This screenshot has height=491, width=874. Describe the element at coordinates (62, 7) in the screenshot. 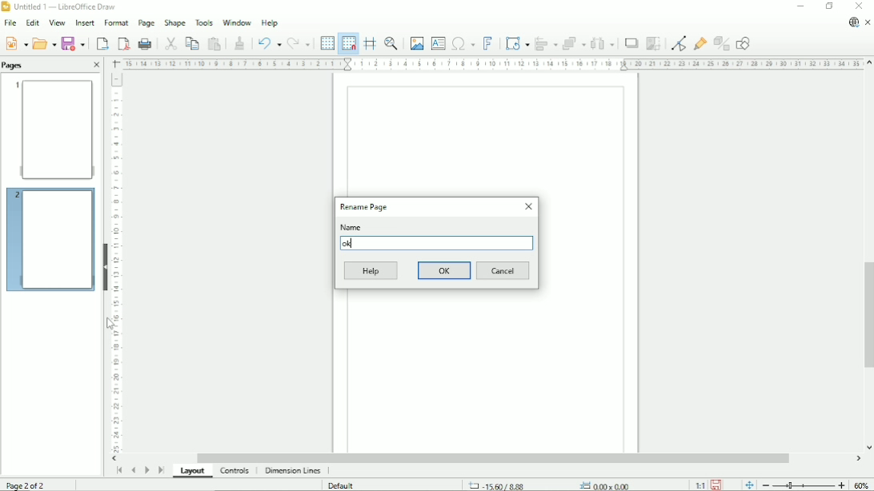

I see `Title` at that location.